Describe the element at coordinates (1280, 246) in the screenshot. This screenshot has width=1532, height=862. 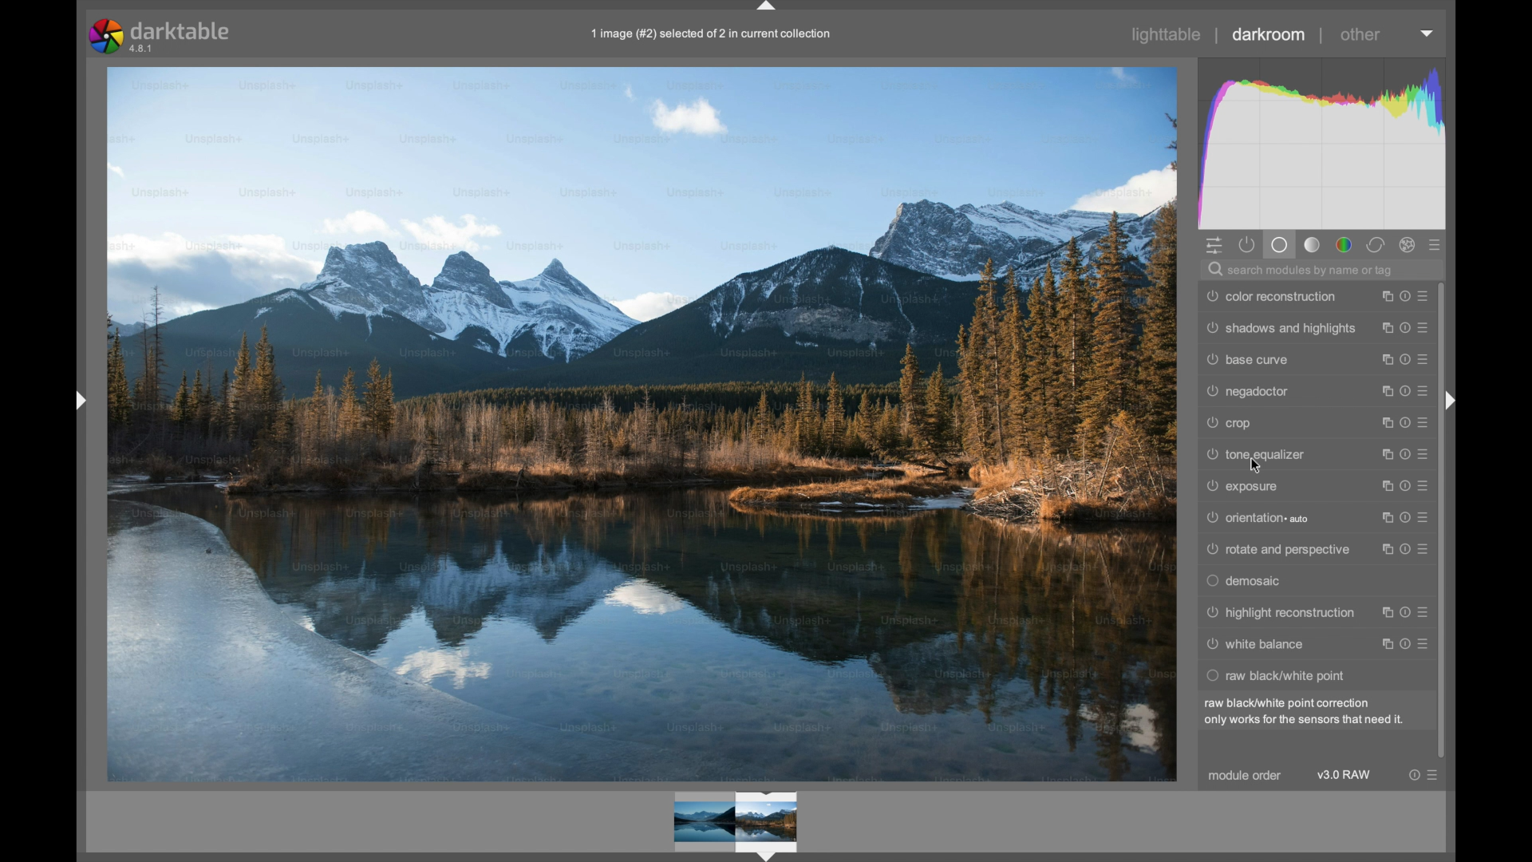
I see `base` at that location.